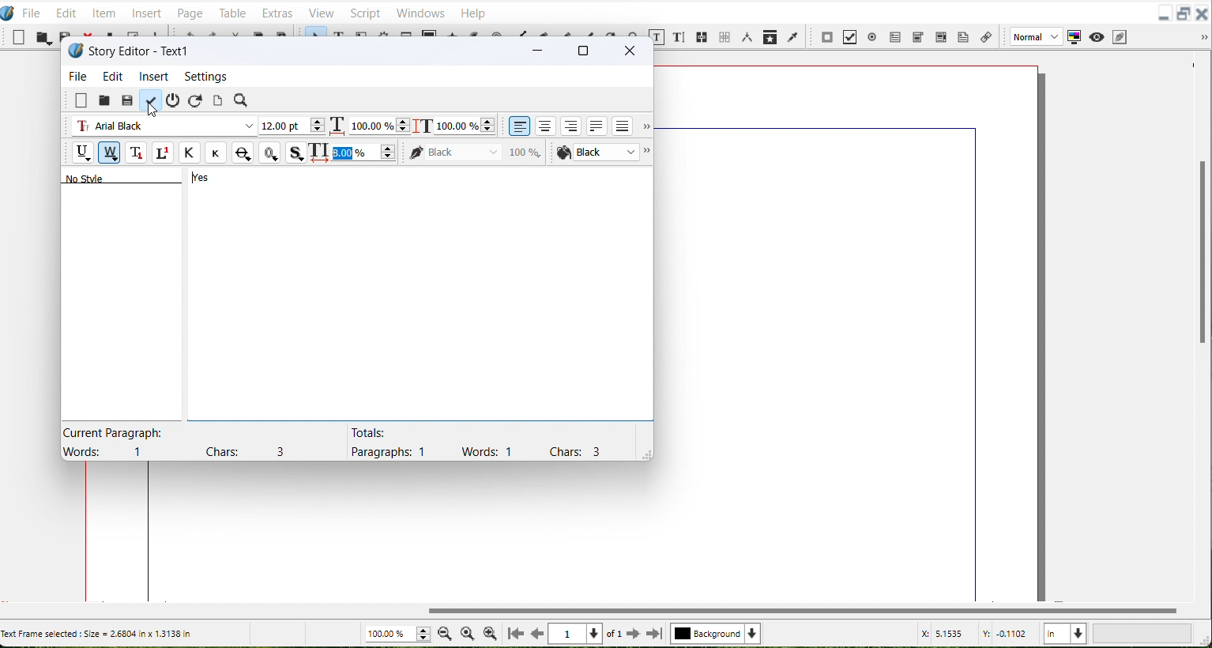  Describe the element at coordinates (270, 153) in the screenshot. I see `Outline` at that location.